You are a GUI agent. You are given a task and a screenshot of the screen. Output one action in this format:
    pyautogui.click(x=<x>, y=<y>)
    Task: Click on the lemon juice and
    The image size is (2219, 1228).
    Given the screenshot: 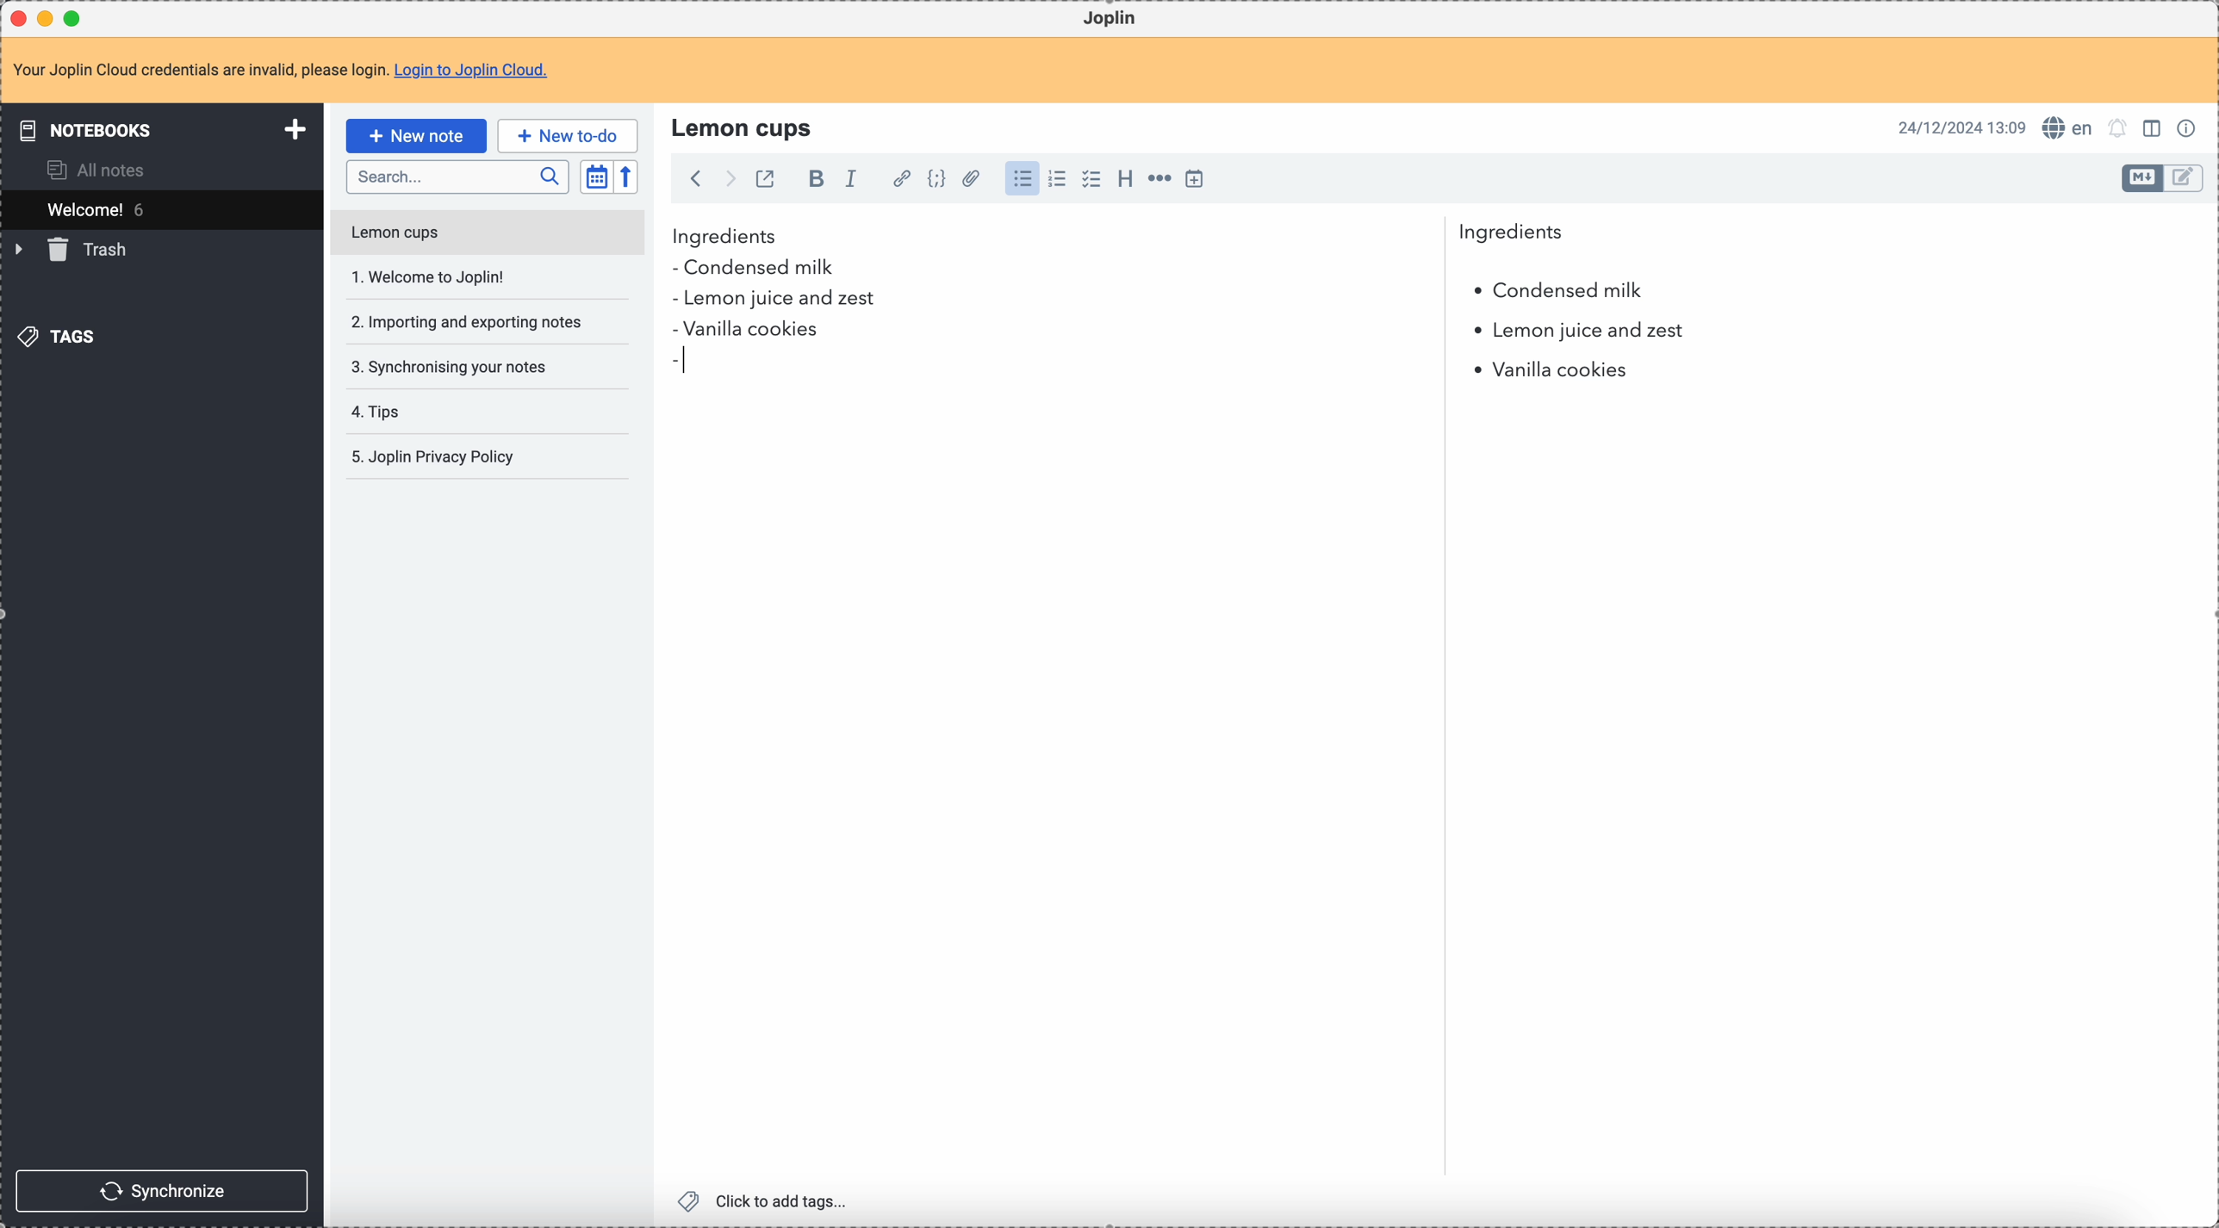 What is the action you would take?
    pyautogui.click(x=1577, y=333)
    